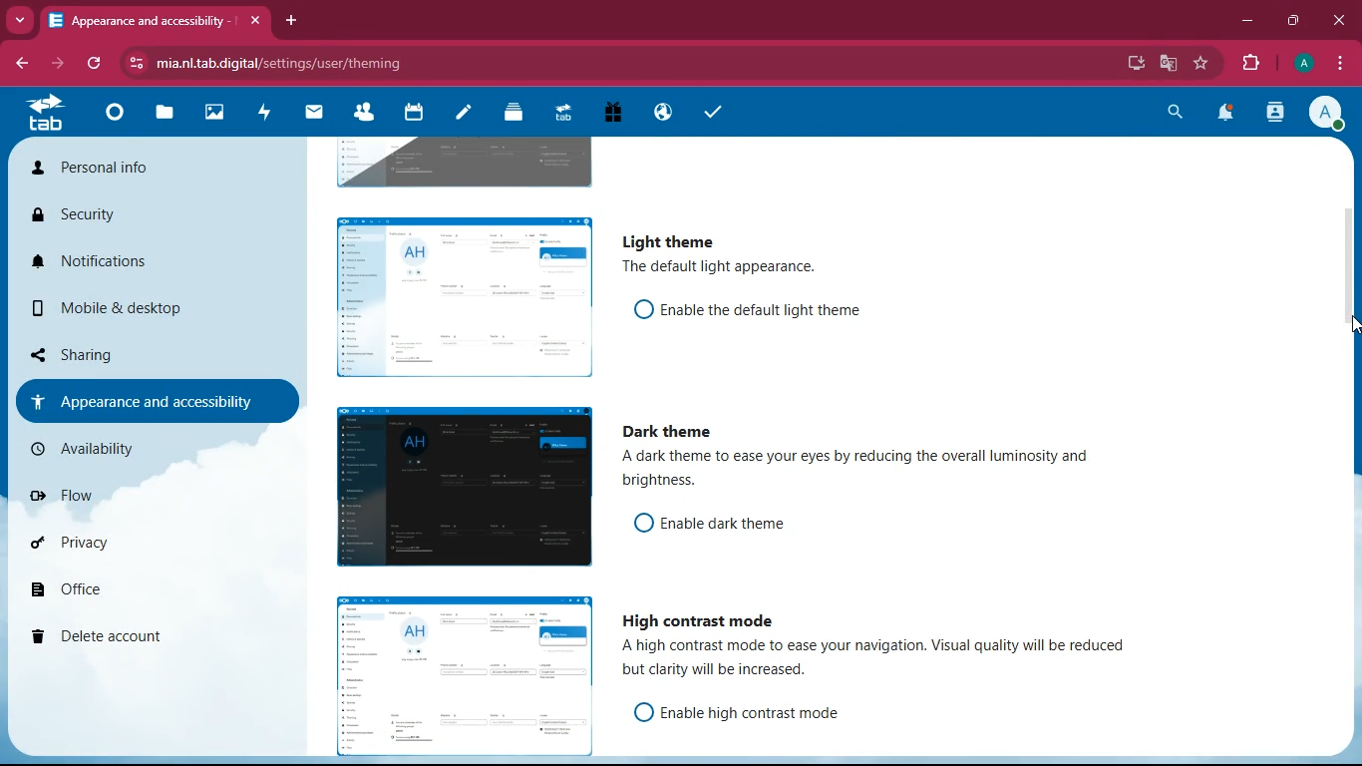 Image resolution: width=1362 pixels, height=766 pixels. Describe the element at coordinates (1294, 22) in the screenshot. I see `maximize` at that location.